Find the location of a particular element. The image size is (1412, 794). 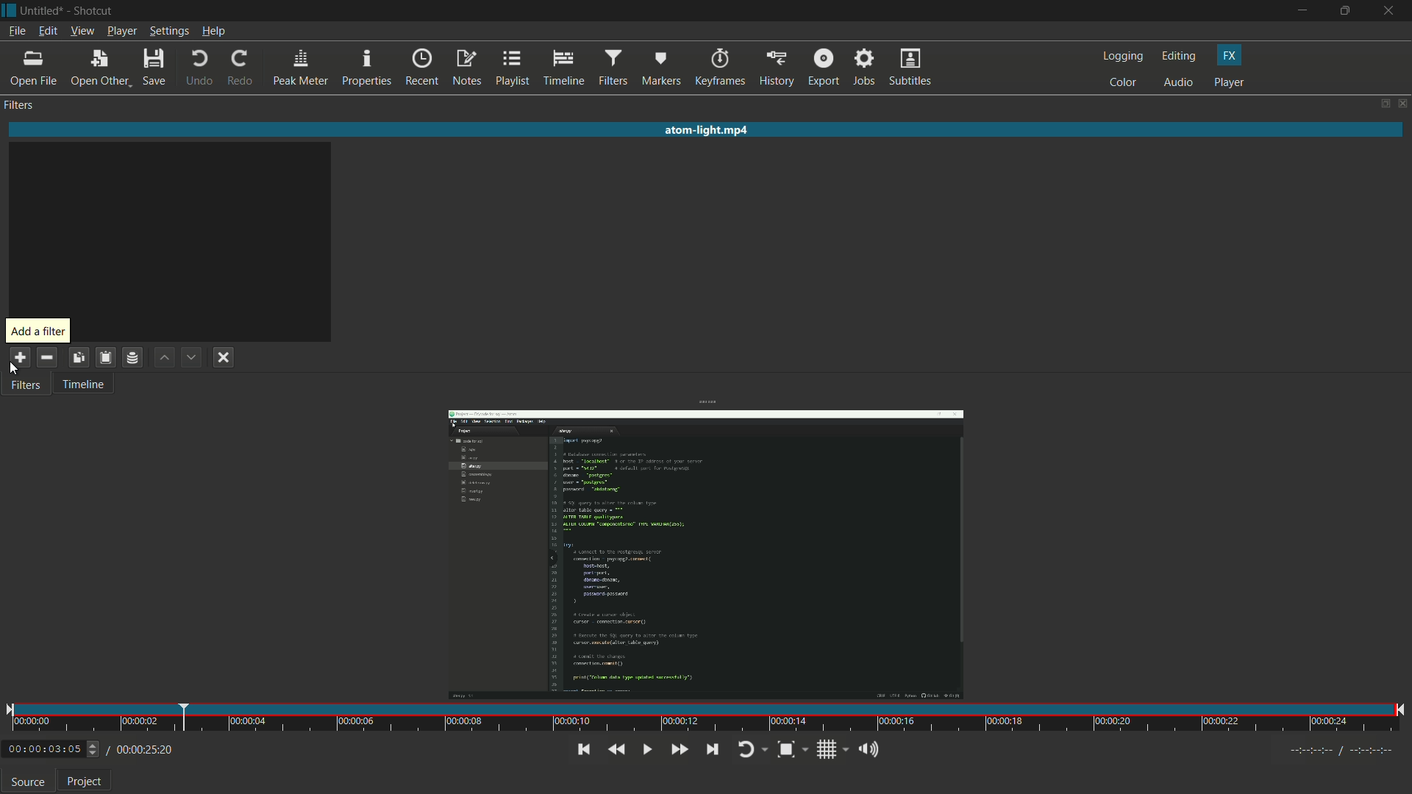

Shotcut is located at coordinates (95, 10).